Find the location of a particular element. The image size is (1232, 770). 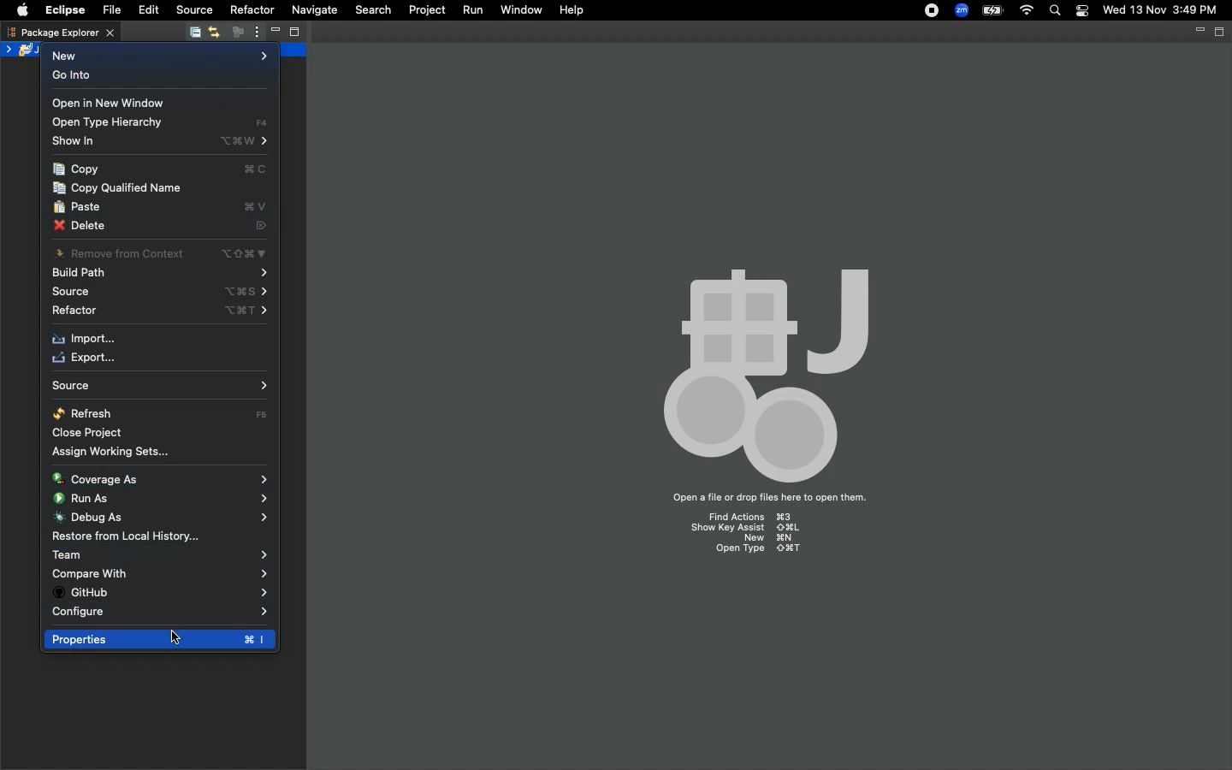

Help is located at coordinates (571, 10).